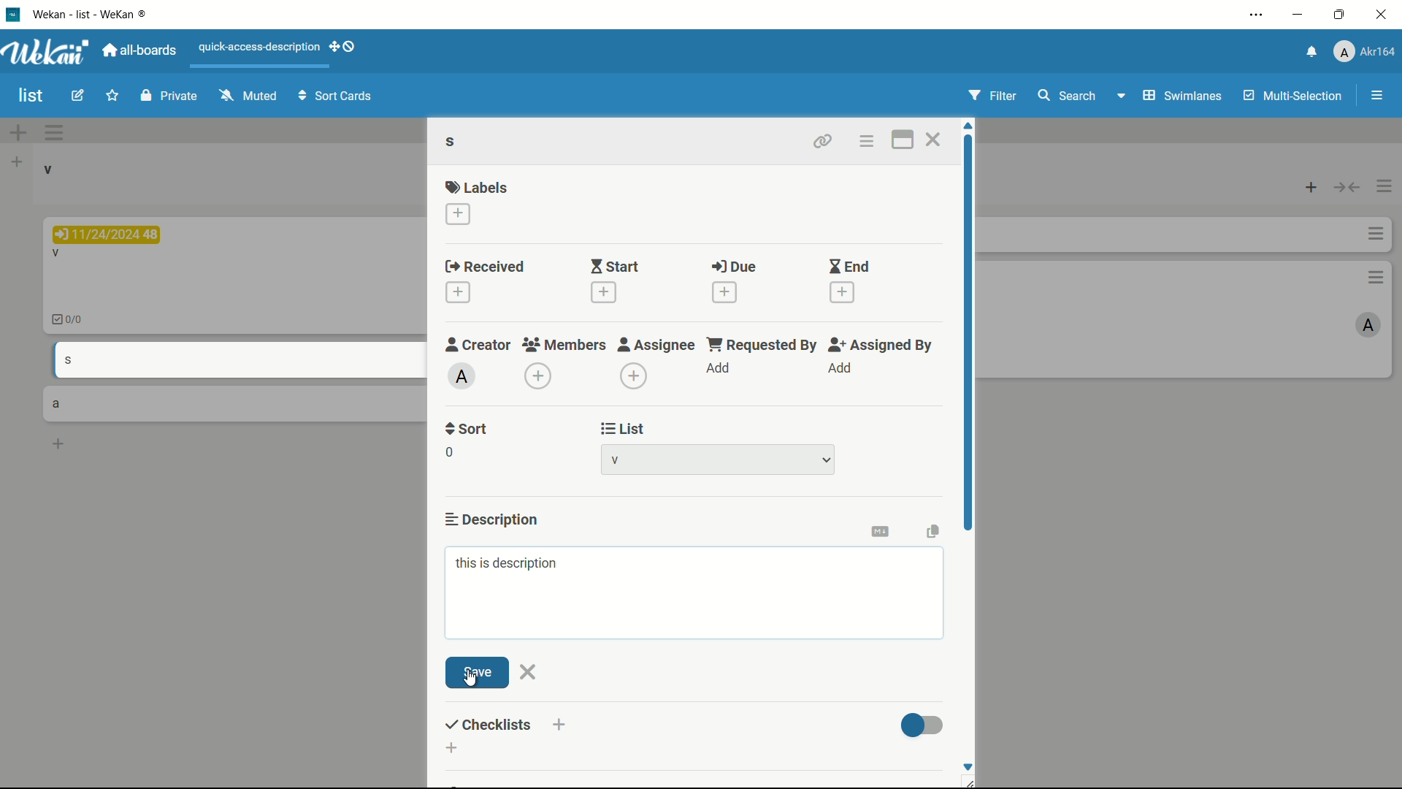 The width and height of the screenshot is (1402, 789). I want to click on dropdown, so click(827, 460).